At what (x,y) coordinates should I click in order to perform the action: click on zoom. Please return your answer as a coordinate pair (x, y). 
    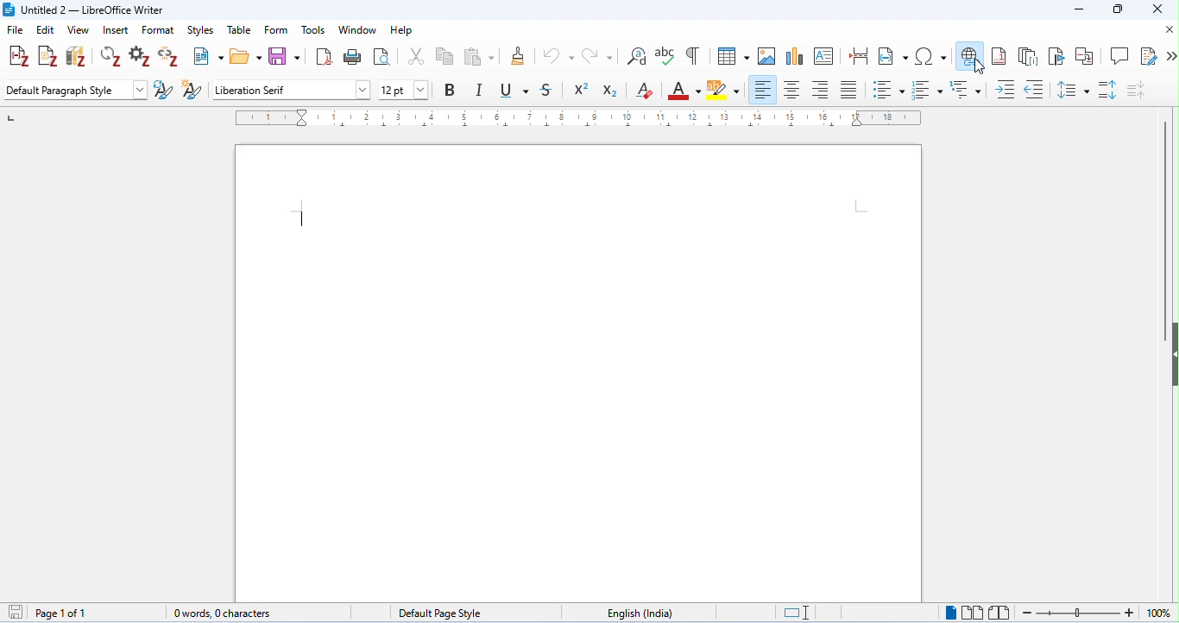
    Looking at the image, I should click on (1096, 613).